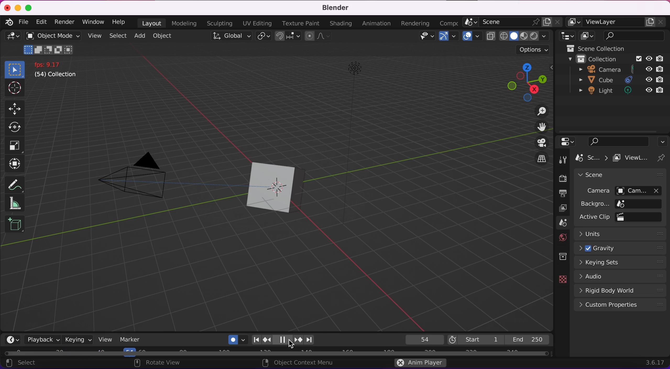 This screenshot has height=369, width=670. What do you see at coordinates (312, 340) in the screenshot?
I see `jump to end point` at bounding box center [312, 340].